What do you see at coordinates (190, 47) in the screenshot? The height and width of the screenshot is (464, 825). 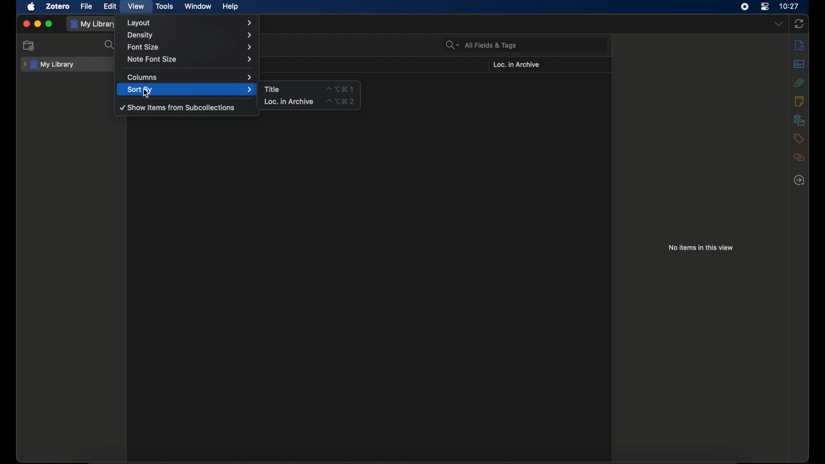 I see `font size` at bounding box center [190, 47].